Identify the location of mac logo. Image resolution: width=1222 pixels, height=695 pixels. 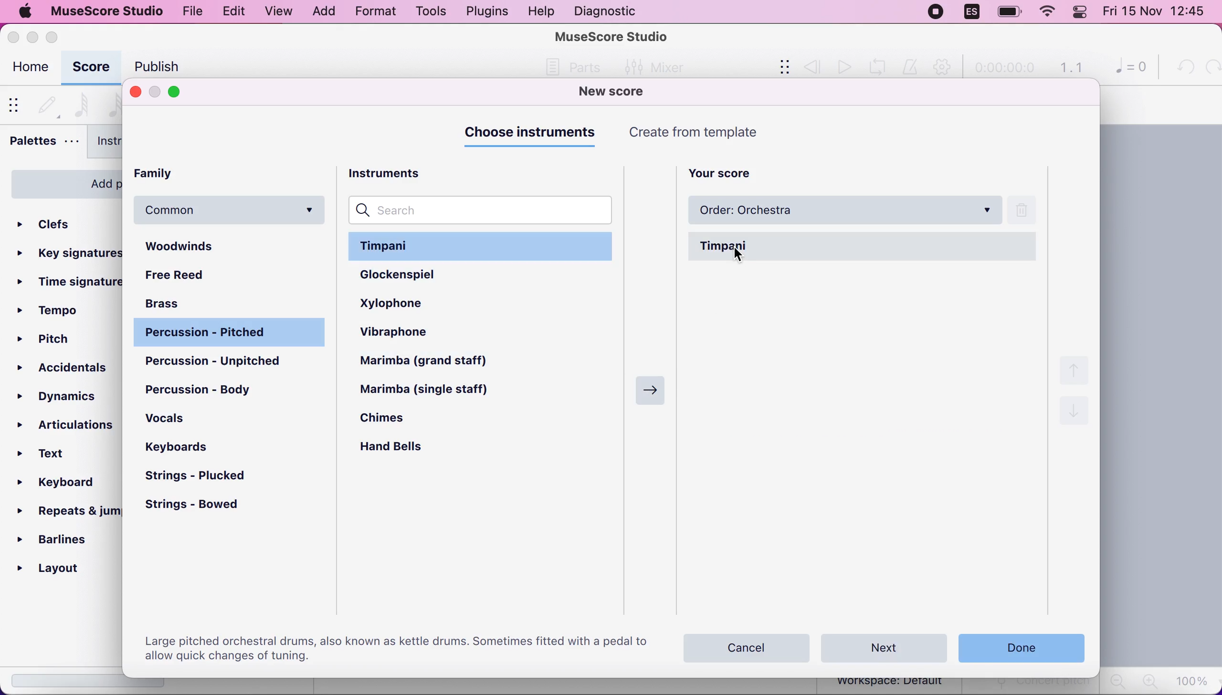
(25, 12).